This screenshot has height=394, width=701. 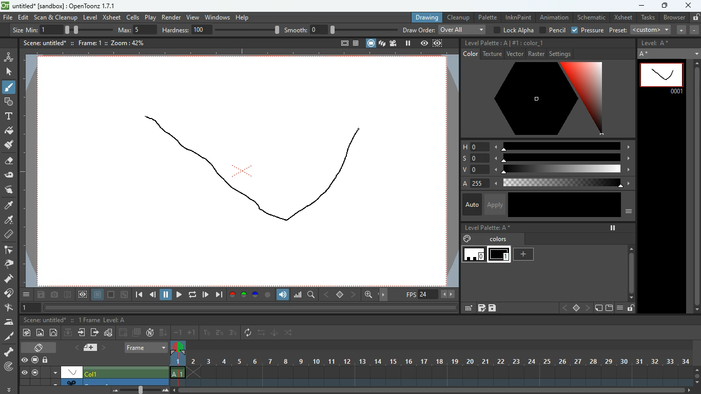 What do you see at coordinates (193, 294) in the screenshot?
I see `rewind` at bounding box center [193, 294].